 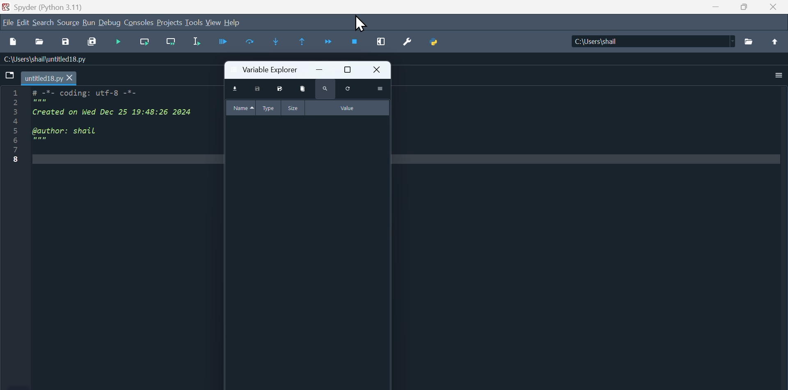 What do you see at coordinates (750, 42) in the screenshot?
I see `open folder` at bounding box center [750, 42].